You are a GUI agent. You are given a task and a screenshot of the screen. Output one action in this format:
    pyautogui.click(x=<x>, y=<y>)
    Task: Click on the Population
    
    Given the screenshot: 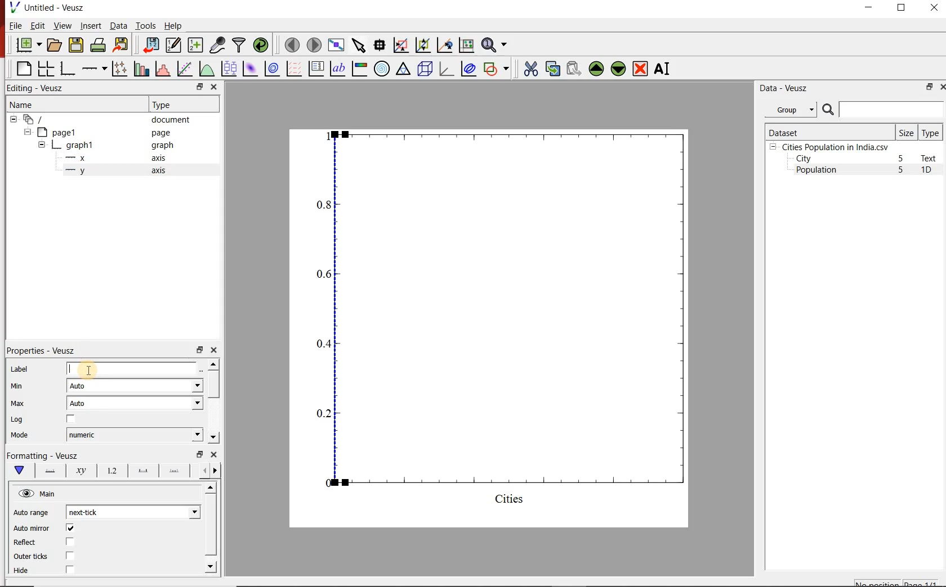 What is the action you would take?
    pyautogui.click(x=816, y=171)
    